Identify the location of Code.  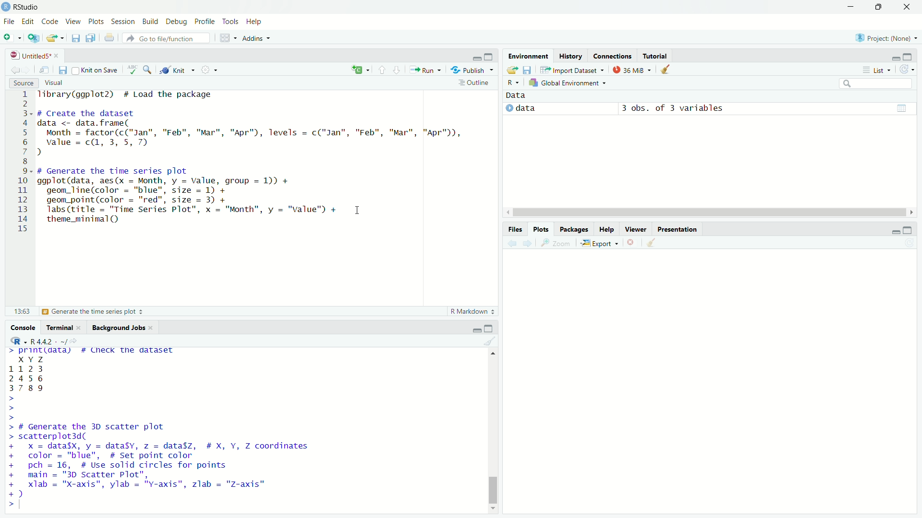
(49, 22).